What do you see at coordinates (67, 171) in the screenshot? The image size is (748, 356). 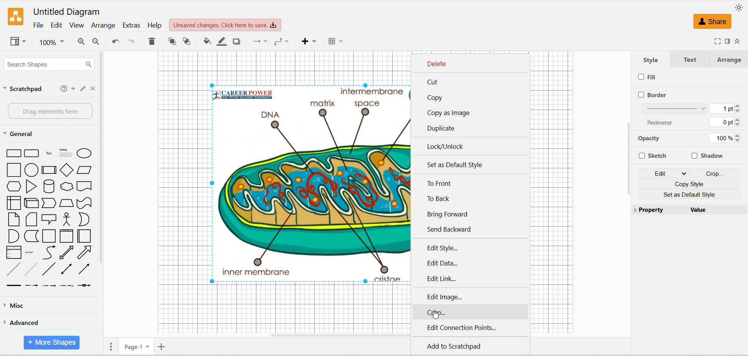 I see `Diamond` at bounding box center [67, 171].